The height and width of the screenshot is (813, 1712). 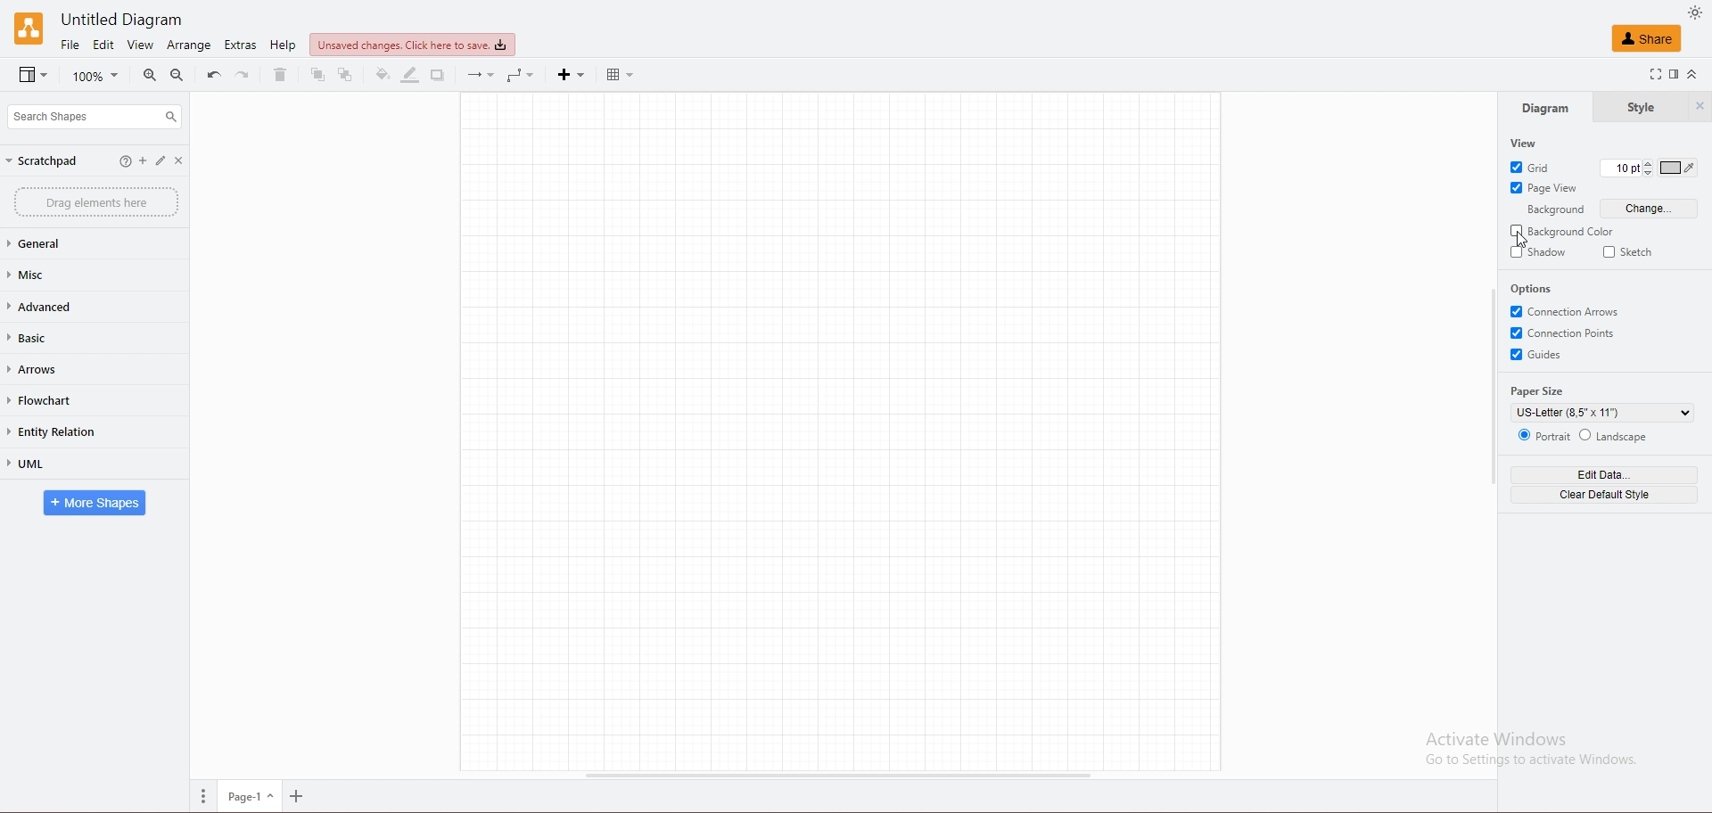 What do you see at coordinates (383, 75) in the screenshot?
I see `fill color` at bounding box center [383, 75].